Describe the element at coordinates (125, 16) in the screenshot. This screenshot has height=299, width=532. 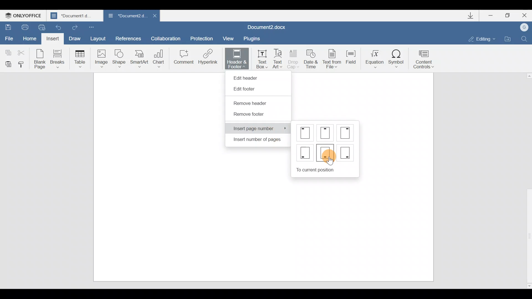
I see `Document2.d..` at that location.